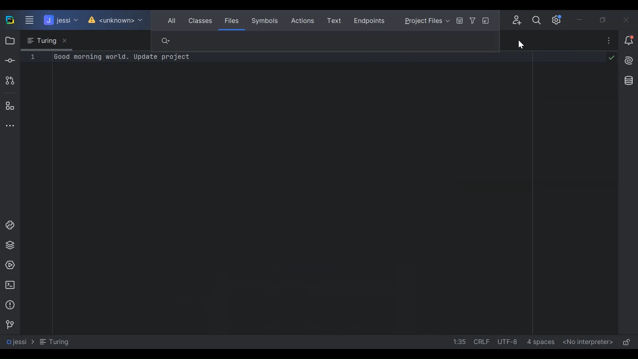 The width and height of the screenshot is (638, 359). I want to click on Jessi, so click(18, 341).